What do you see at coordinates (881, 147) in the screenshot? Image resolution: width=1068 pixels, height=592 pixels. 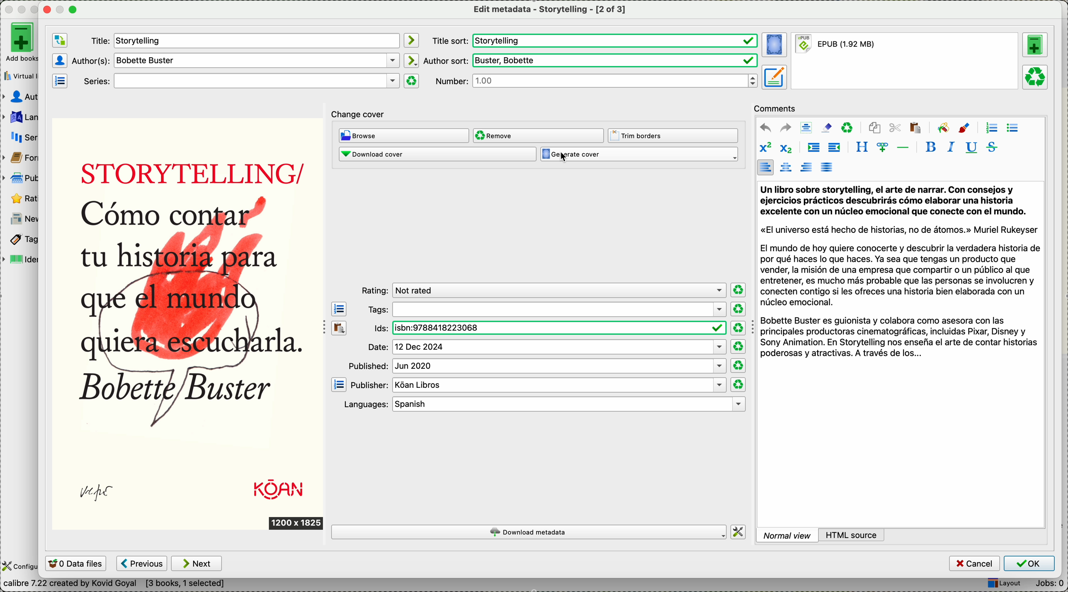 I see `insert link or image` at bounding box center [881, 147].